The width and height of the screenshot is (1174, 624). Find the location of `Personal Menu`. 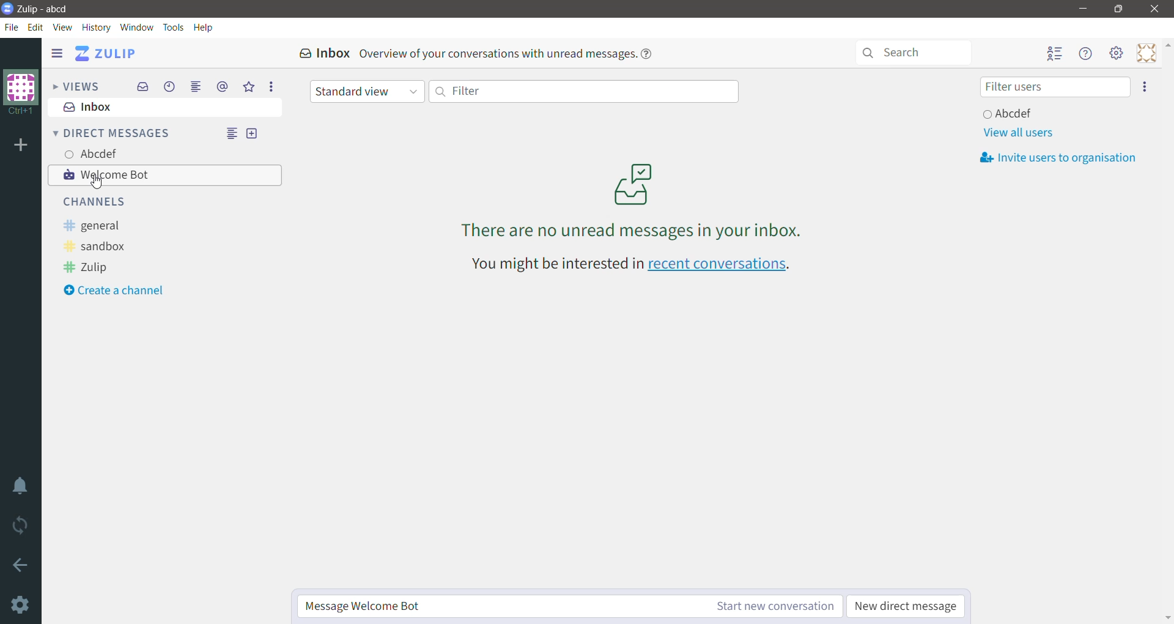

Personal Menu is located at coordinates (1144, 53).